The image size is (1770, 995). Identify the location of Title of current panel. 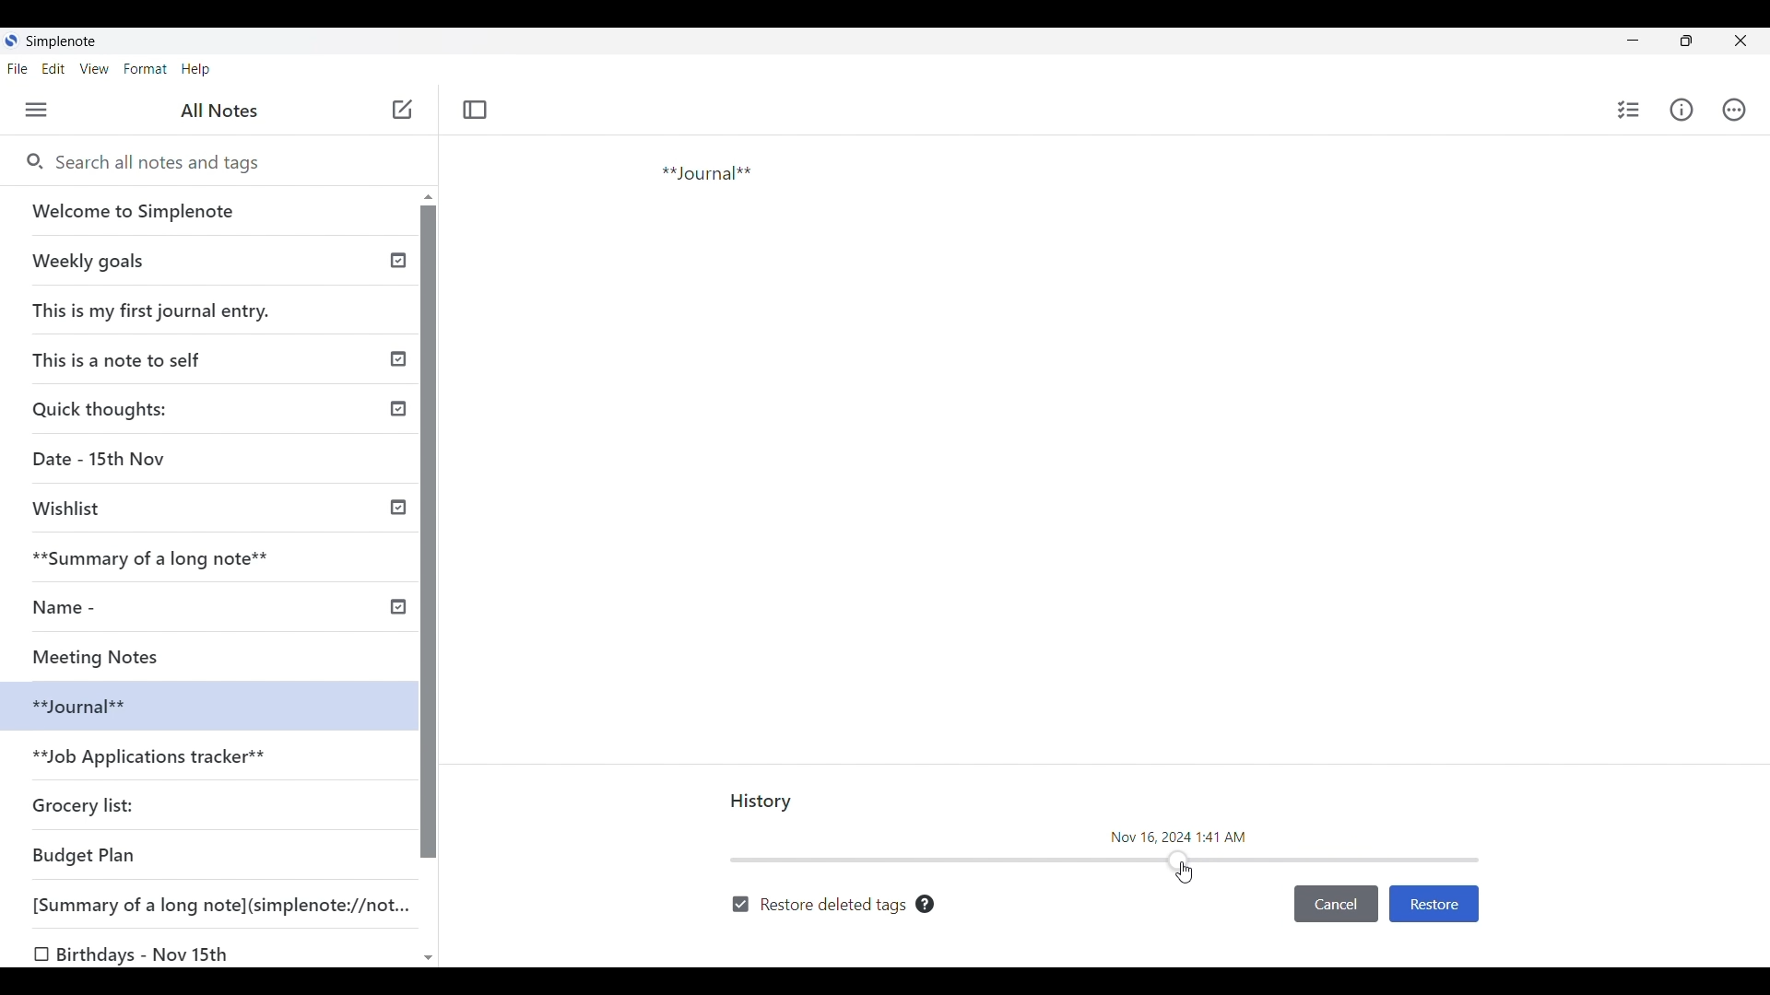
(762, 802).